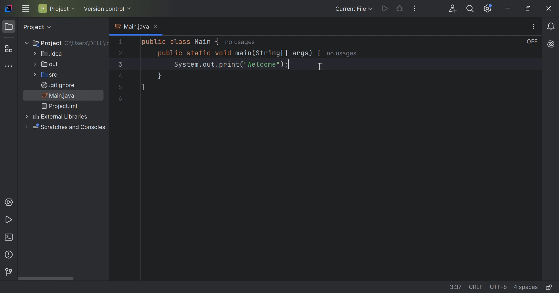 The width and height of the screenshot is (559, 293). What do you see at coordinates (9, 220) in the screenshot?
I see `Run` at bounding box center [9, 220].